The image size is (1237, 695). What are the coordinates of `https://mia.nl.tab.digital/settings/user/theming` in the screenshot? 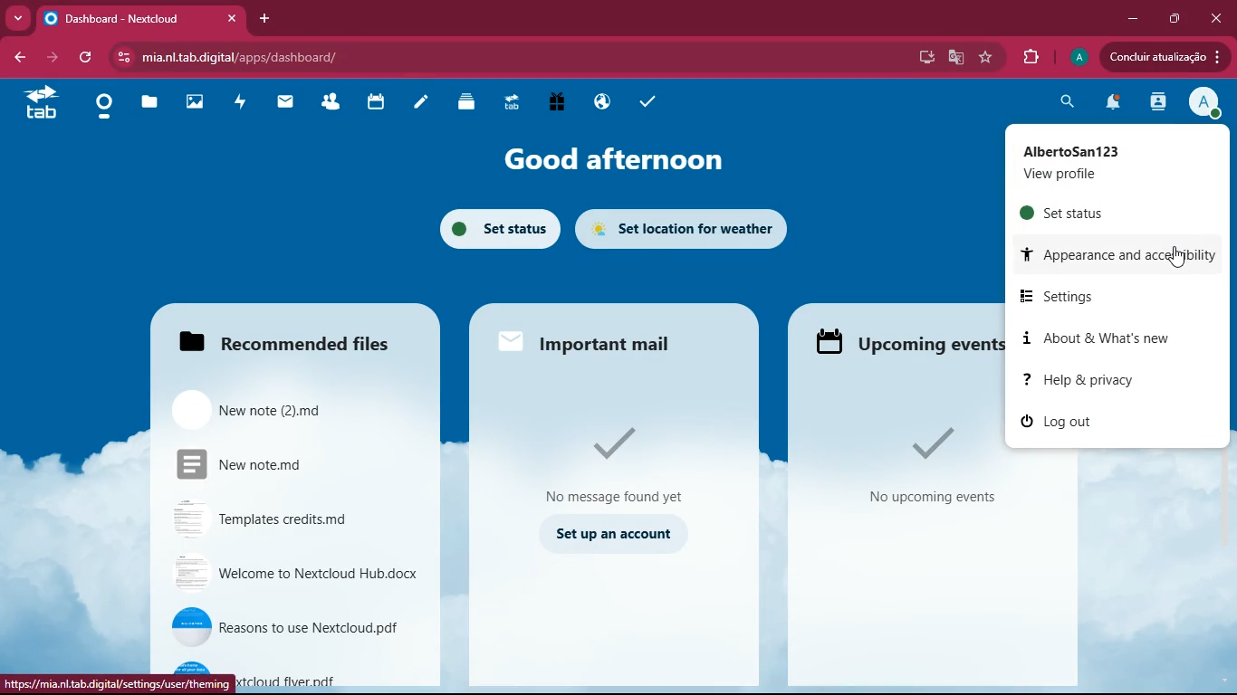 It's located at (115, 685).